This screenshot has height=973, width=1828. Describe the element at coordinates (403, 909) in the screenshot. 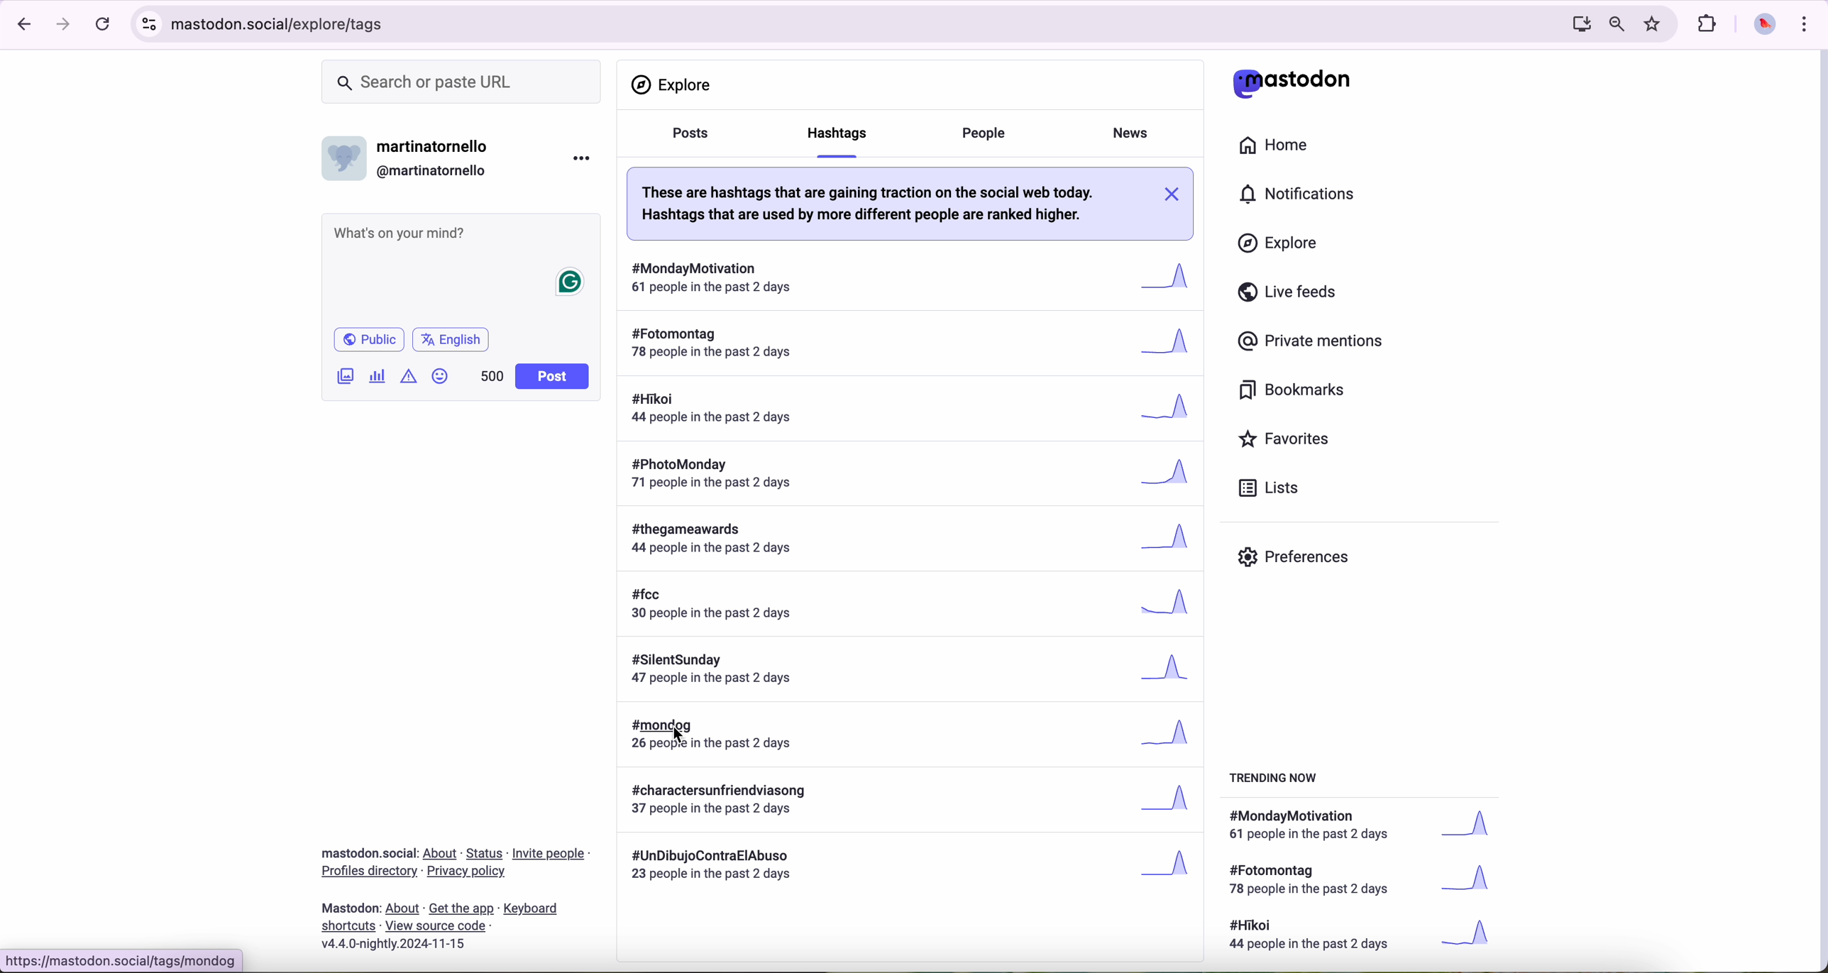

I see `link` at that location.